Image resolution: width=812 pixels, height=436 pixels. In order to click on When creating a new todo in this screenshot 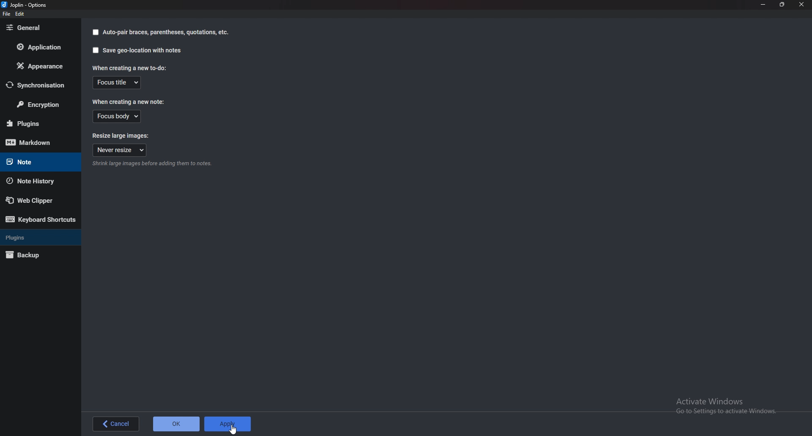, I will do `click(128, 68)`.